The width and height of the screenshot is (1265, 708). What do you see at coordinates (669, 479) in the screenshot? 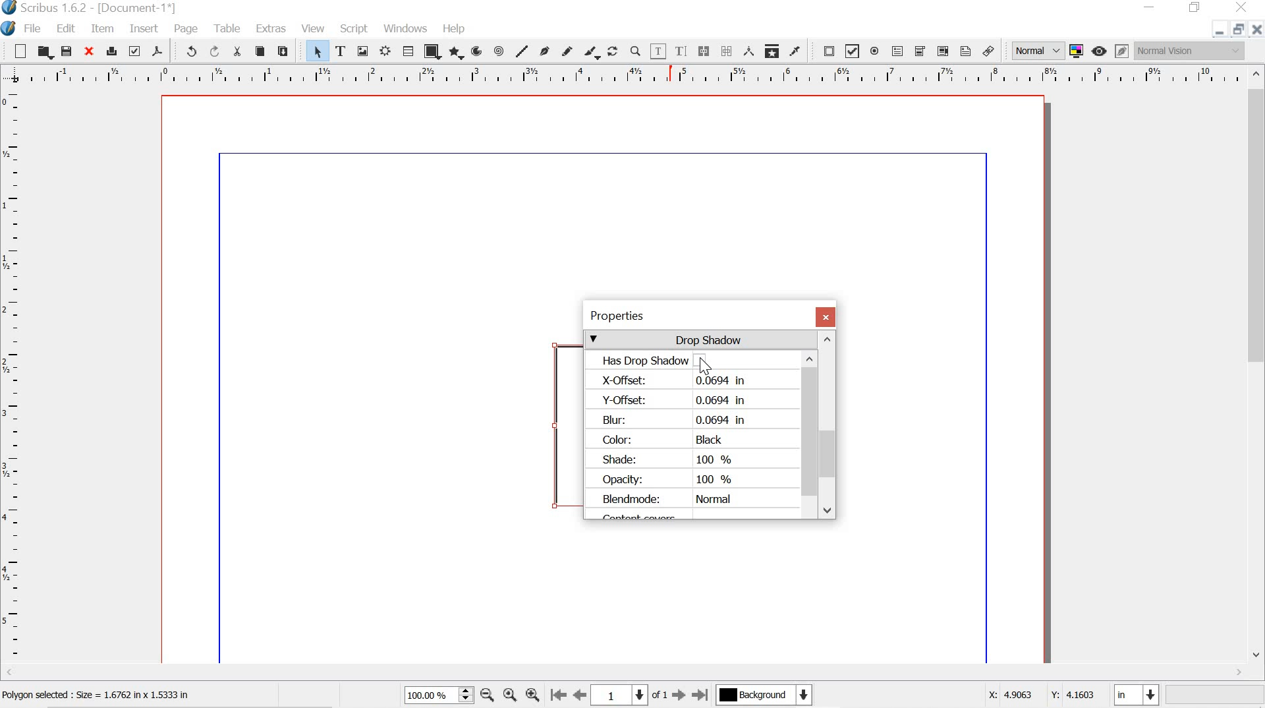
I see `Opacity: 100 %` at bounding box center [669, 479].